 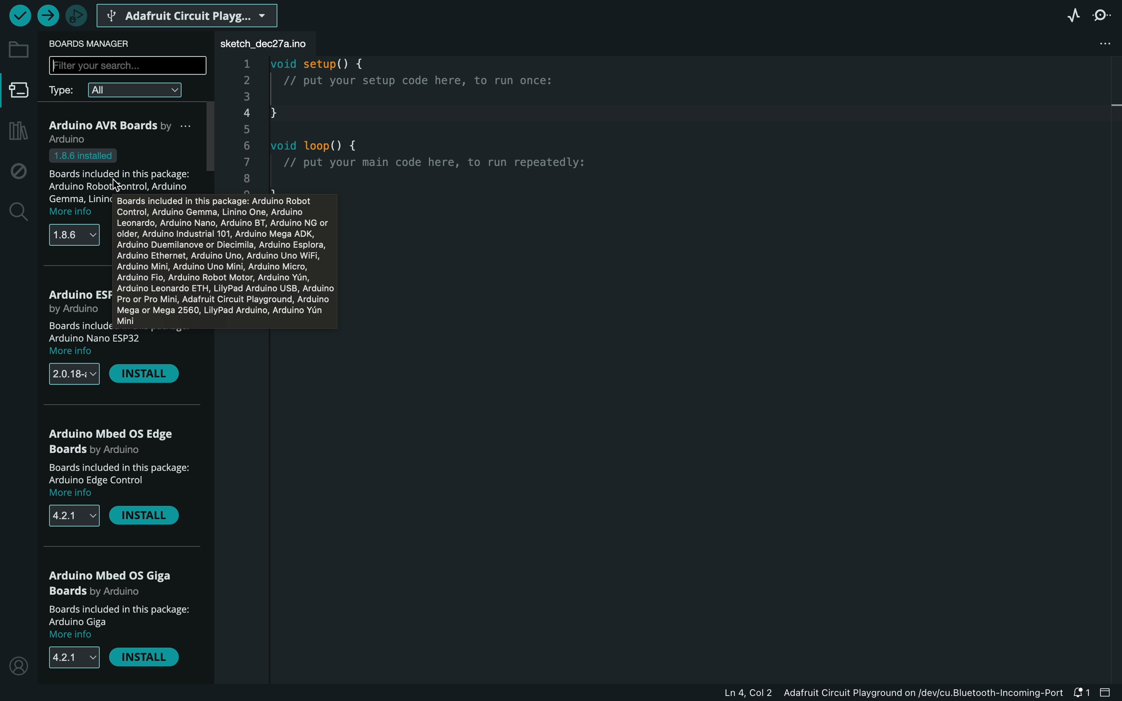 What do you see at coordinates (1082, 694) in the screenshot?
I see `notification` at bounding box center [1082, 694].